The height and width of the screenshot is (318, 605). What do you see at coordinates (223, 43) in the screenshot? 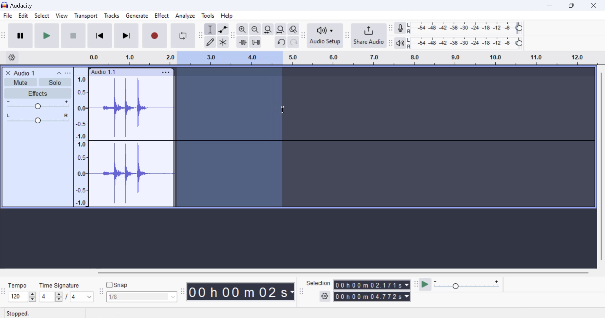
I see `multi tool` at bounding box center [223, 43].